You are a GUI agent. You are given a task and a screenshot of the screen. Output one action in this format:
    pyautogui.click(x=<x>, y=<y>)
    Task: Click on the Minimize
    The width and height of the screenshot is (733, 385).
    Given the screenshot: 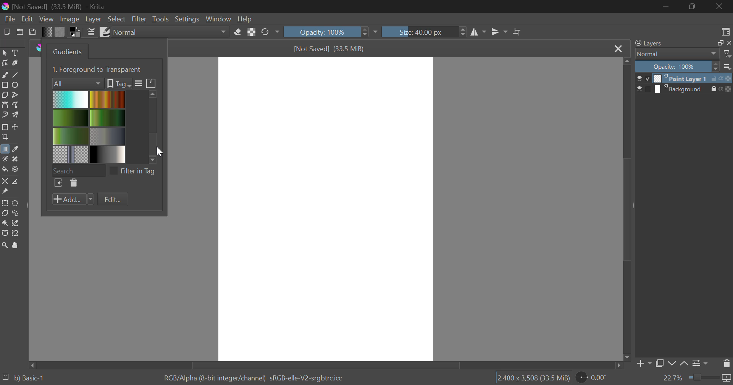 What is the action you would take?
    pyautogui.click(x=693, y=7)
    